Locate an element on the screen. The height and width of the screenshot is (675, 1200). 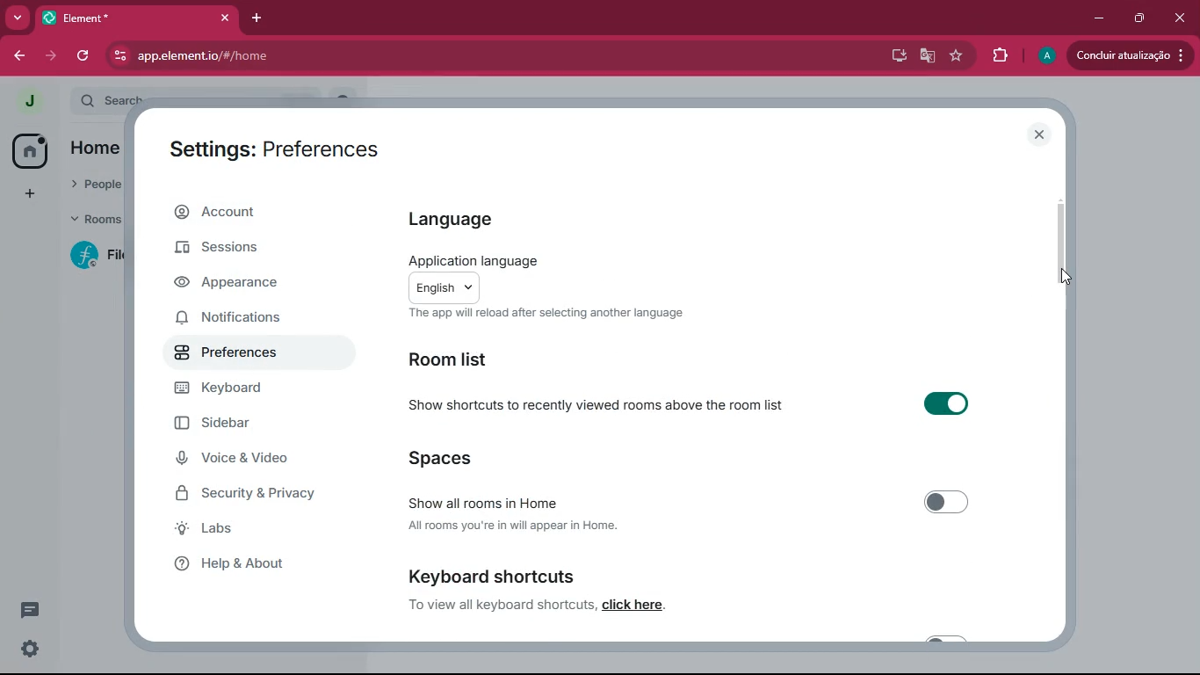
profile is located at coordinates (1045, 56).